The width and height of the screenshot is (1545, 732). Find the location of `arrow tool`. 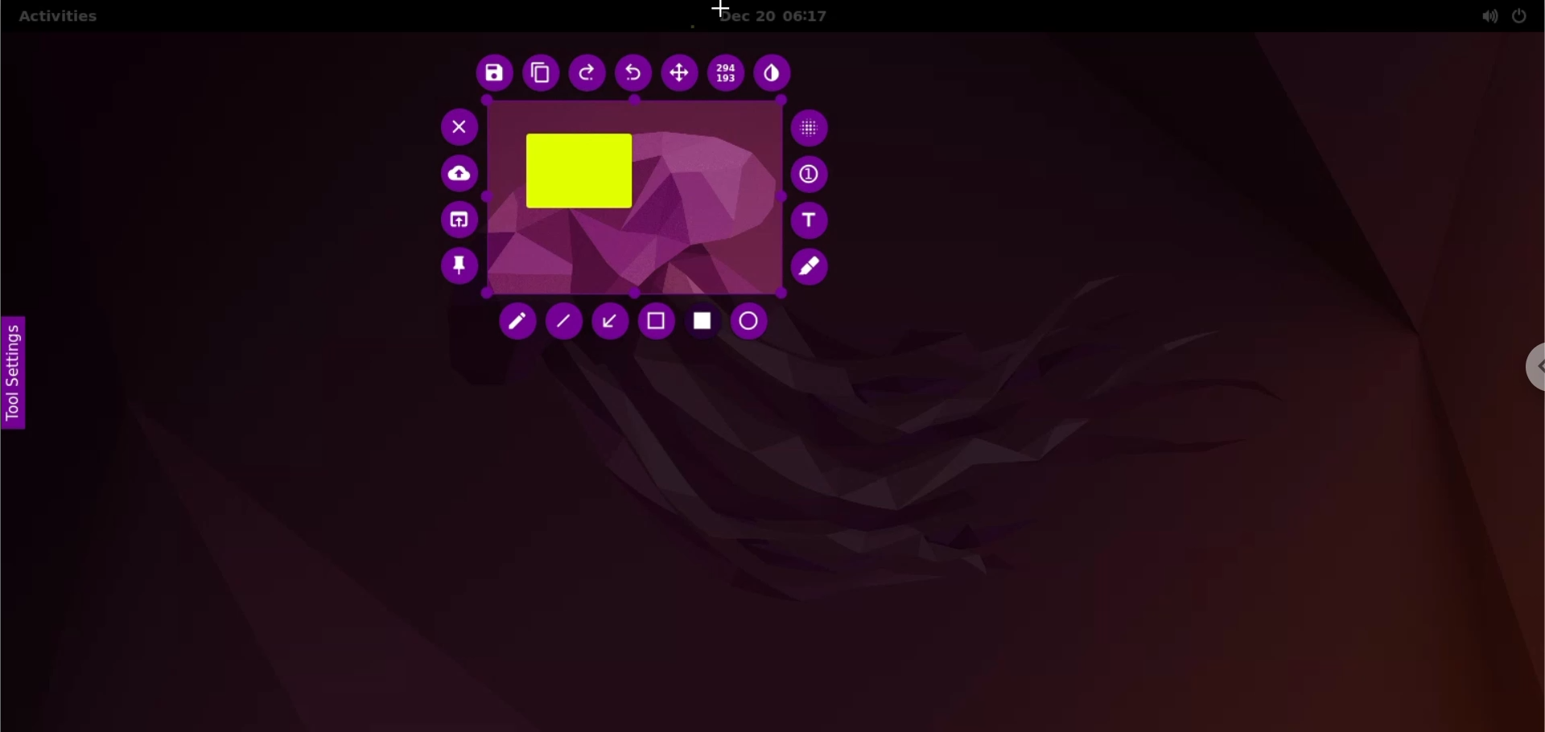

arrow tool is located at coordinates (609, 321).